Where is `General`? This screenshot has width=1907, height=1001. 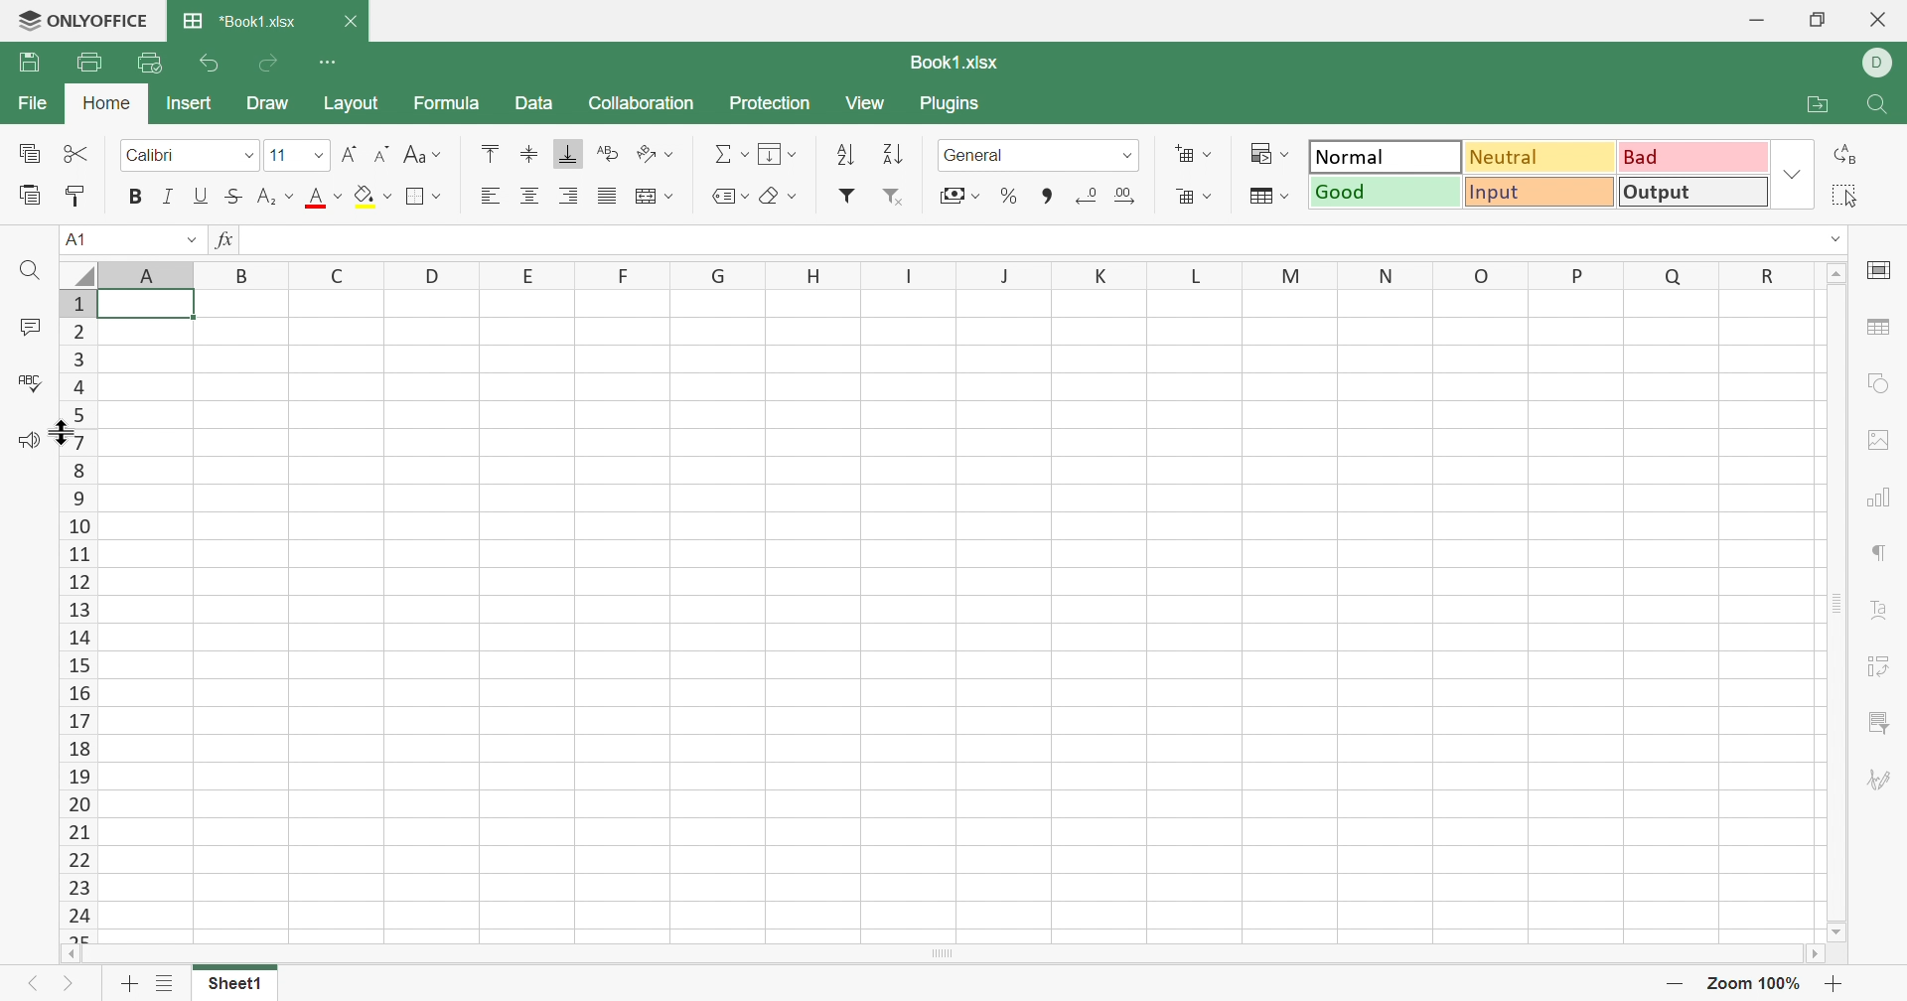
General is located at coordinates (975, 156).